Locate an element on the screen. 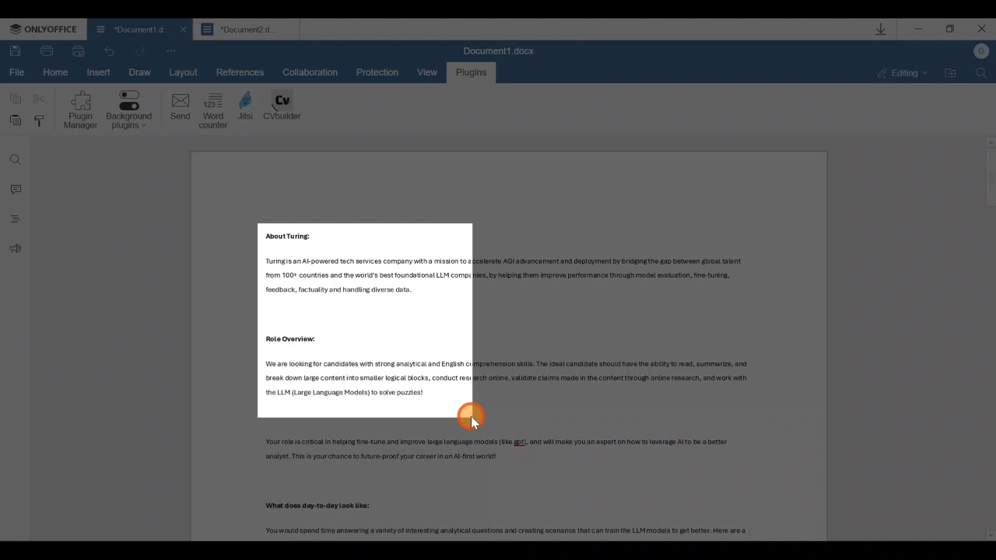  Close is located at coordinates (181, 30).